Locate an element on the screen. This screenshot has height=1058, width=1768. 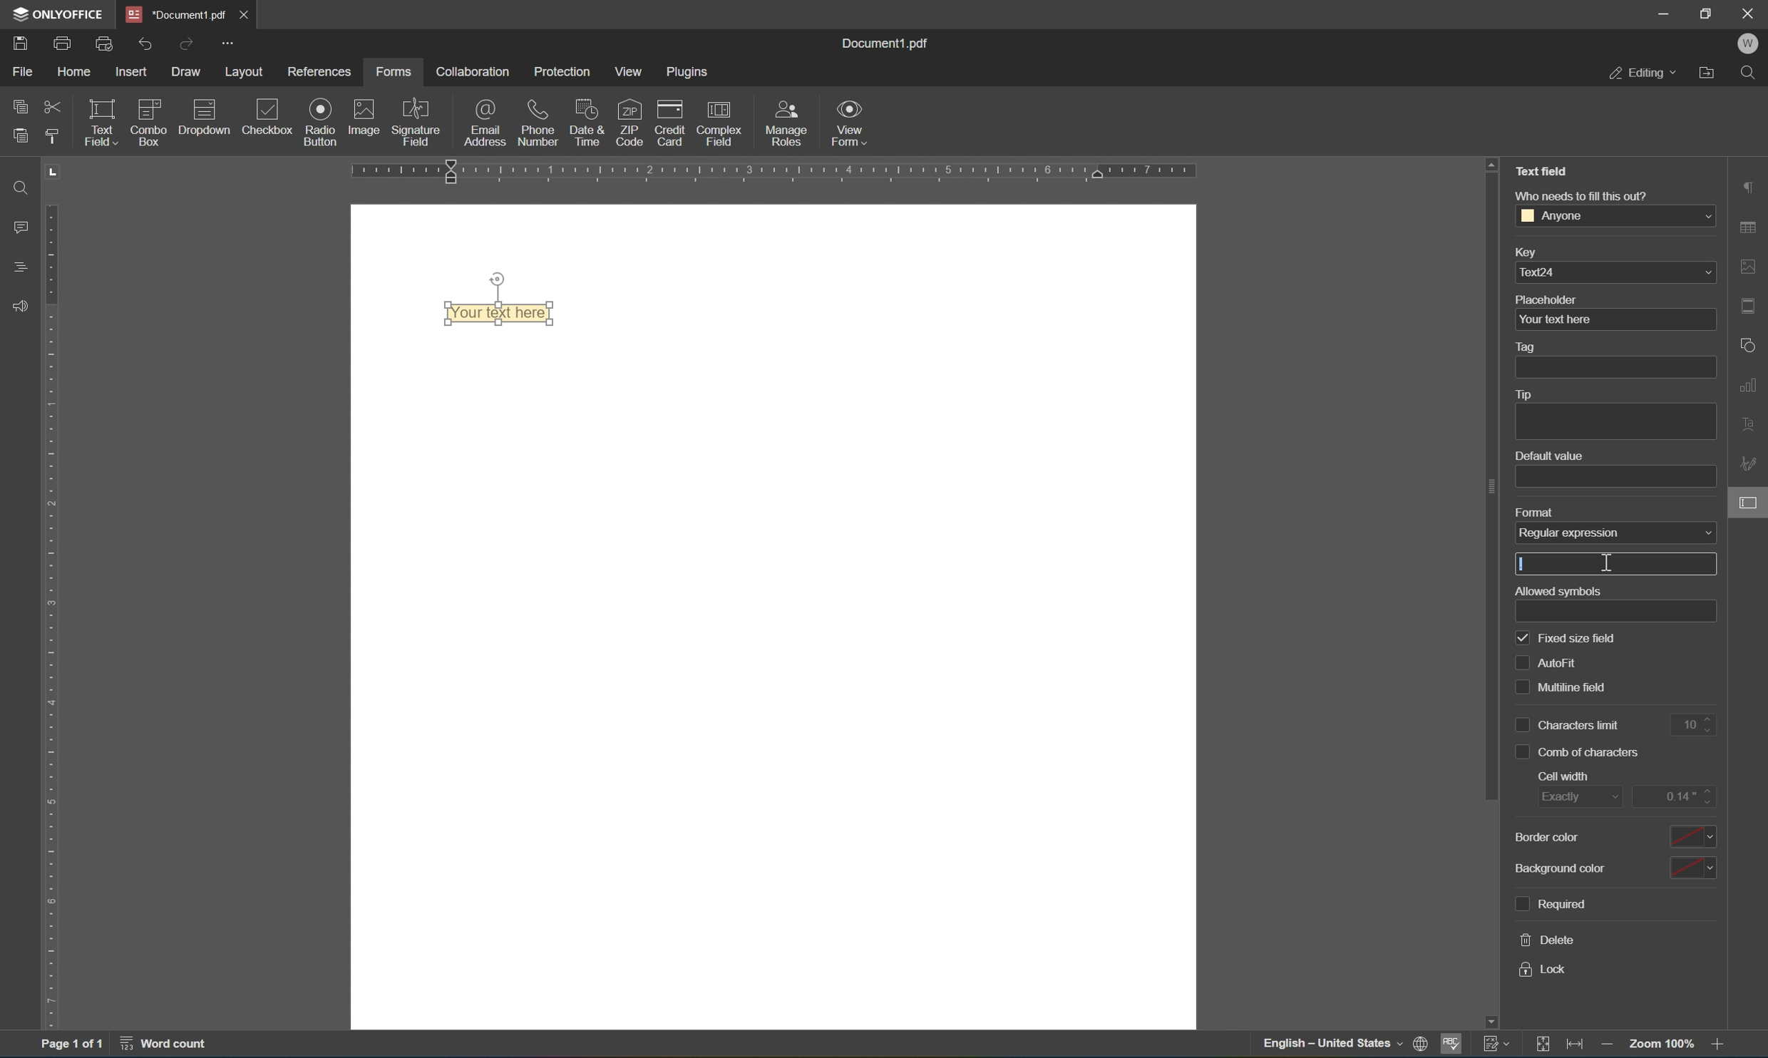
fit to width is located at coordinates (1577, 1047).